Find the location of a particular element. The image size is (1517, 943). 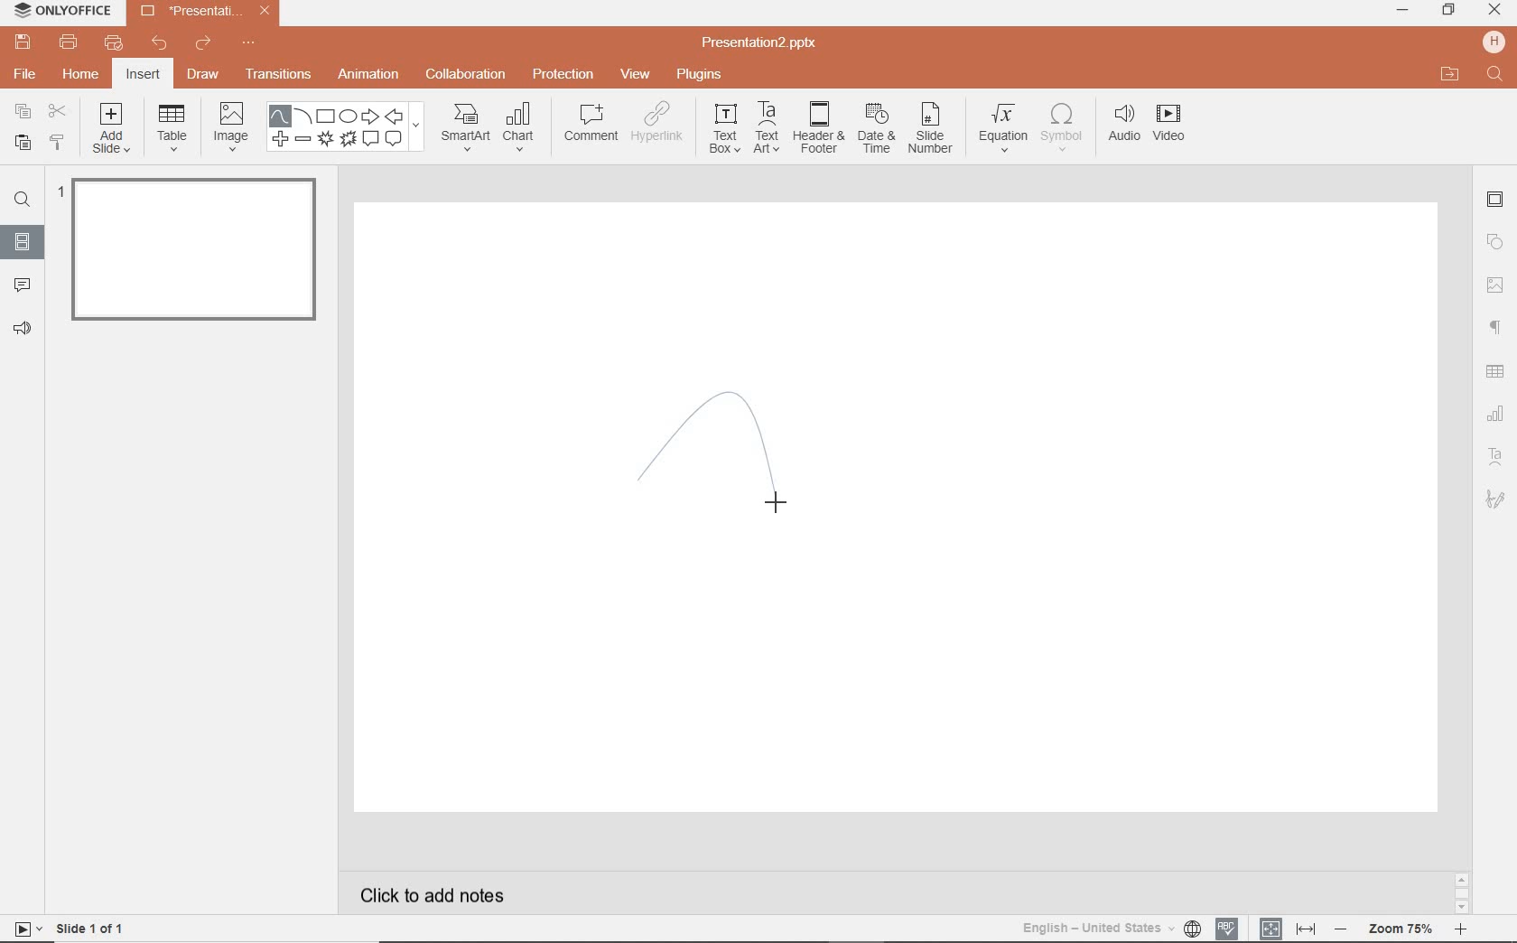

SPELL CHECKING is located at coordinates (1228, 927).